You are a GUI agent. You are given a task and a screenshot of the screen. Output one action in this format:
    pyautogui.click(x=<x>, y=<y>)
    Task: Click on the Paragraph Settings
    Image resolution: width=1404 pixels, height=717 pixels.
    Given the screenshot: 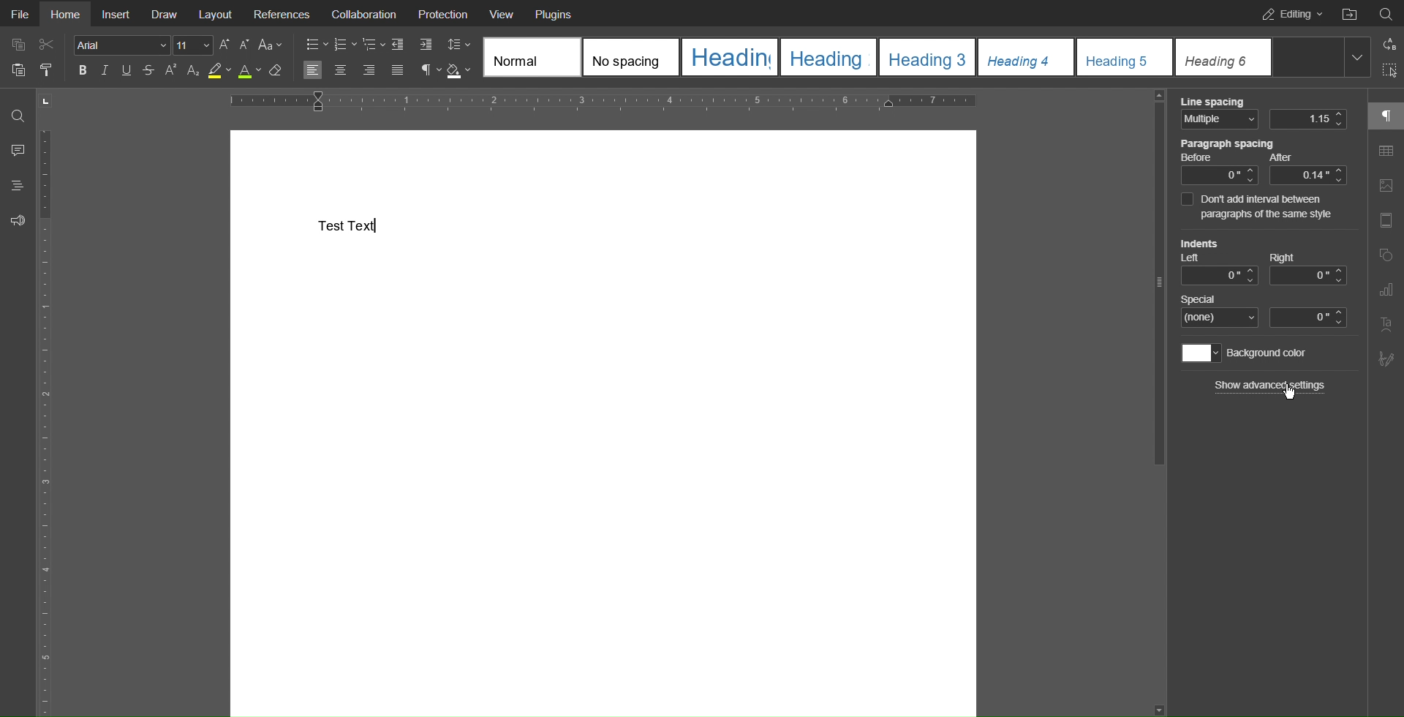 What is the action you would take?
    pyautogui.click(x=430, y=71)
    